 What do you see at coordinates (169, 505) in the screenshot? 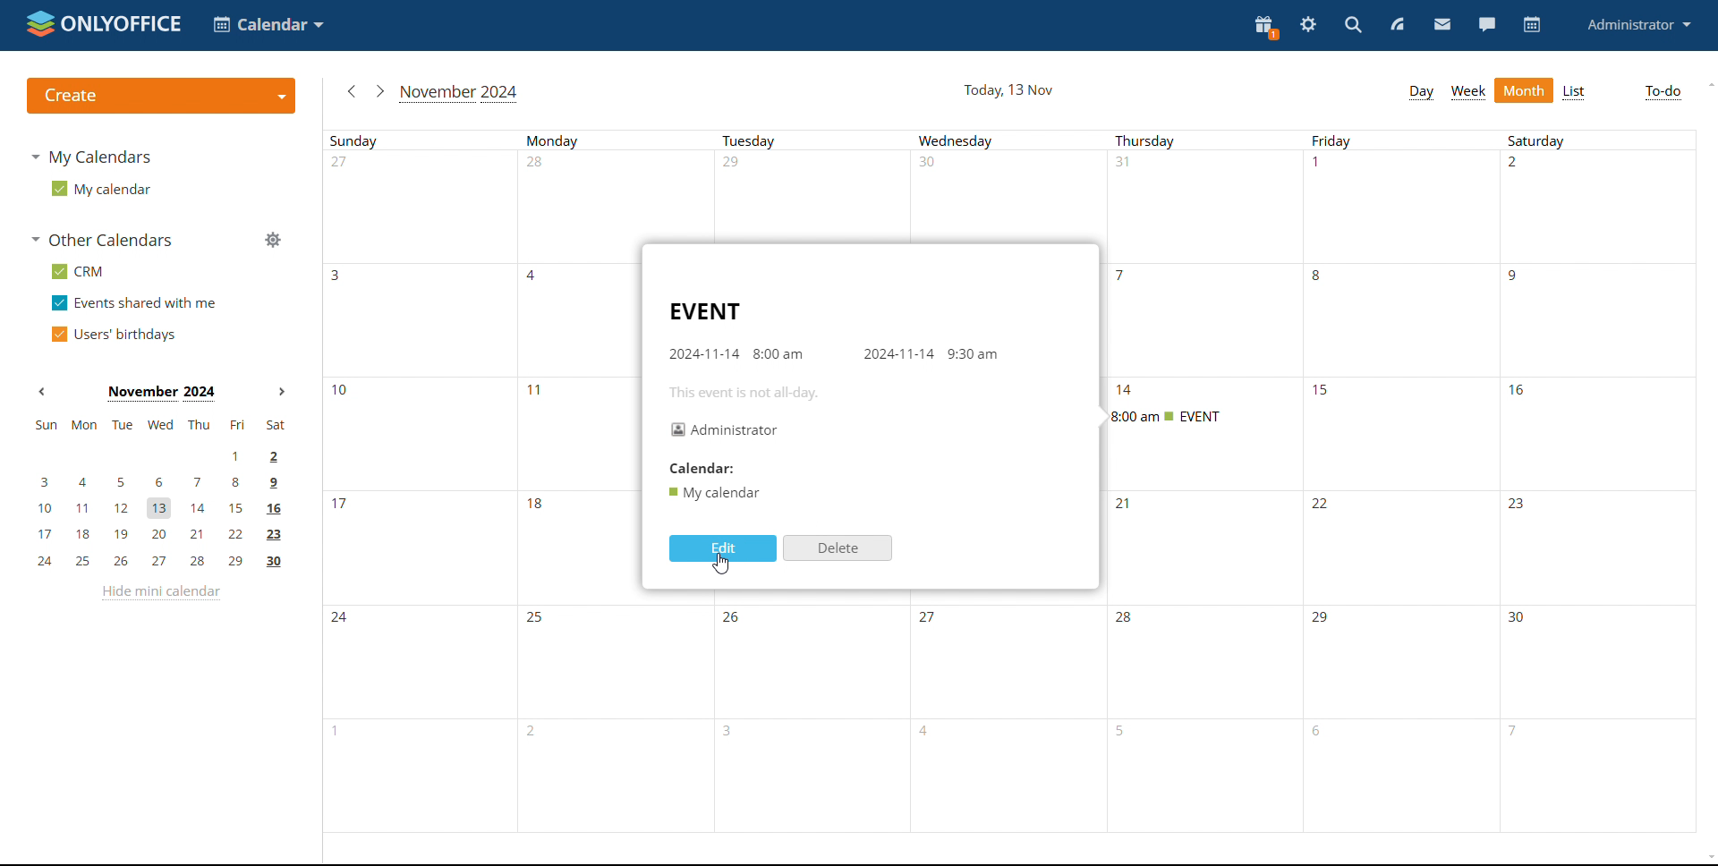
I see `10, 11, 12, 13, 14, 15, 16` at bounding box center [169, 505].